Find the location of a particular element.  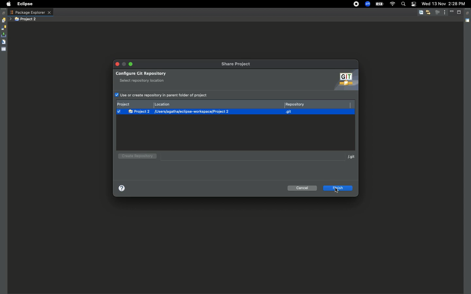

View menu is located at coordinates (445, 12).